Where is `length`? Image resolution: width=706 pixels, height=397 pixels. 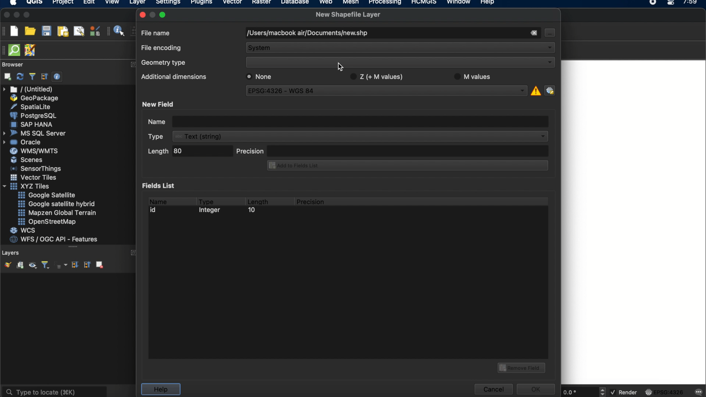
length is located at coordinates (257, 200).